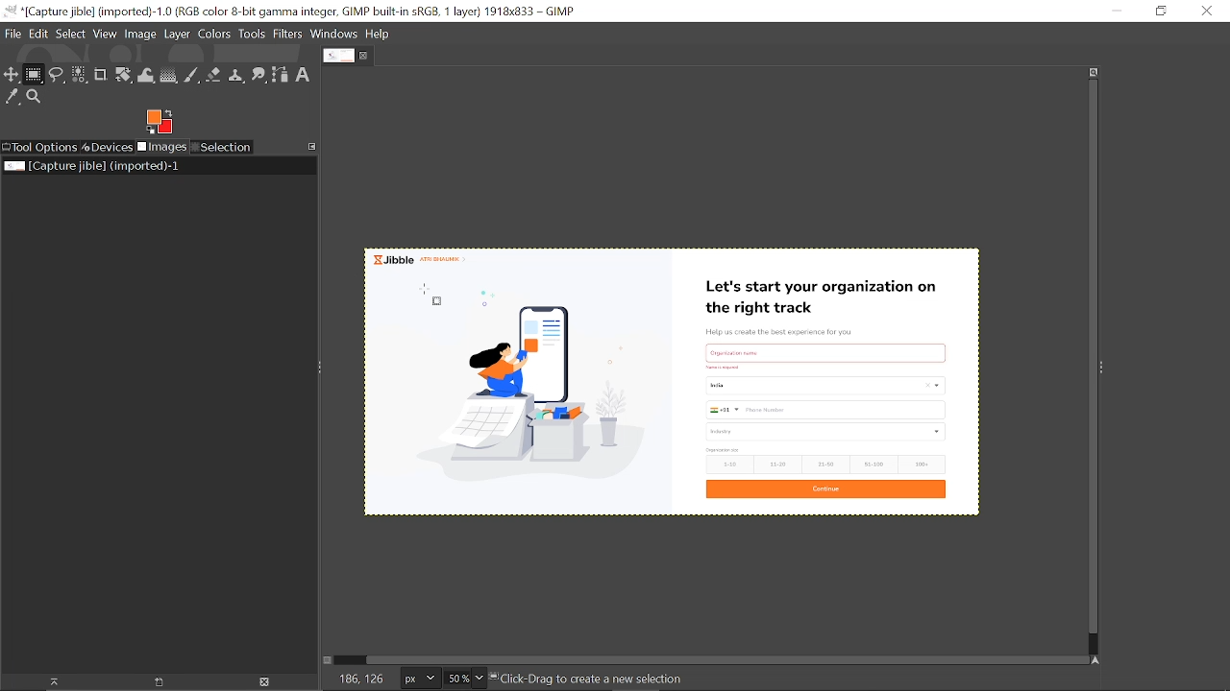  Describe the element at coordinates (355, 679) in the screenshot. I see `186, 126` at that location.